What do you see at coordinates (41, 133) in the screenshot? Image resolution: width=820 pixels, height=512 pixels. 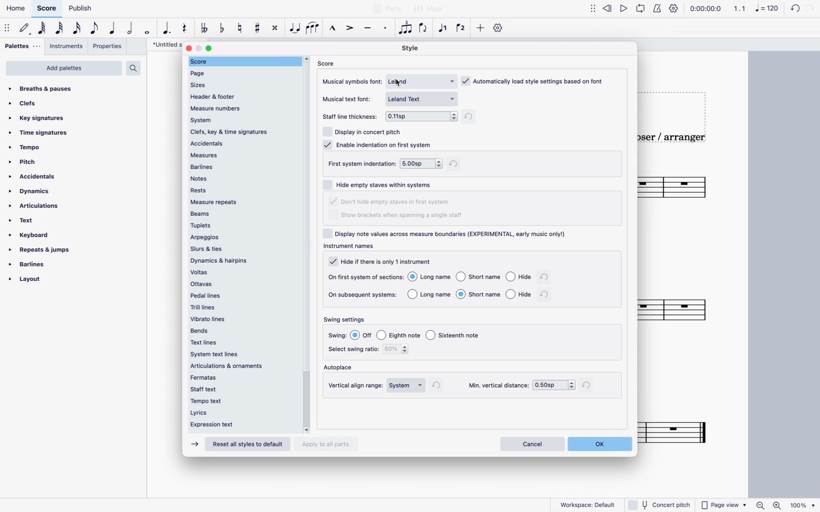 I see `time signatures` at bounding box center [41, 133].